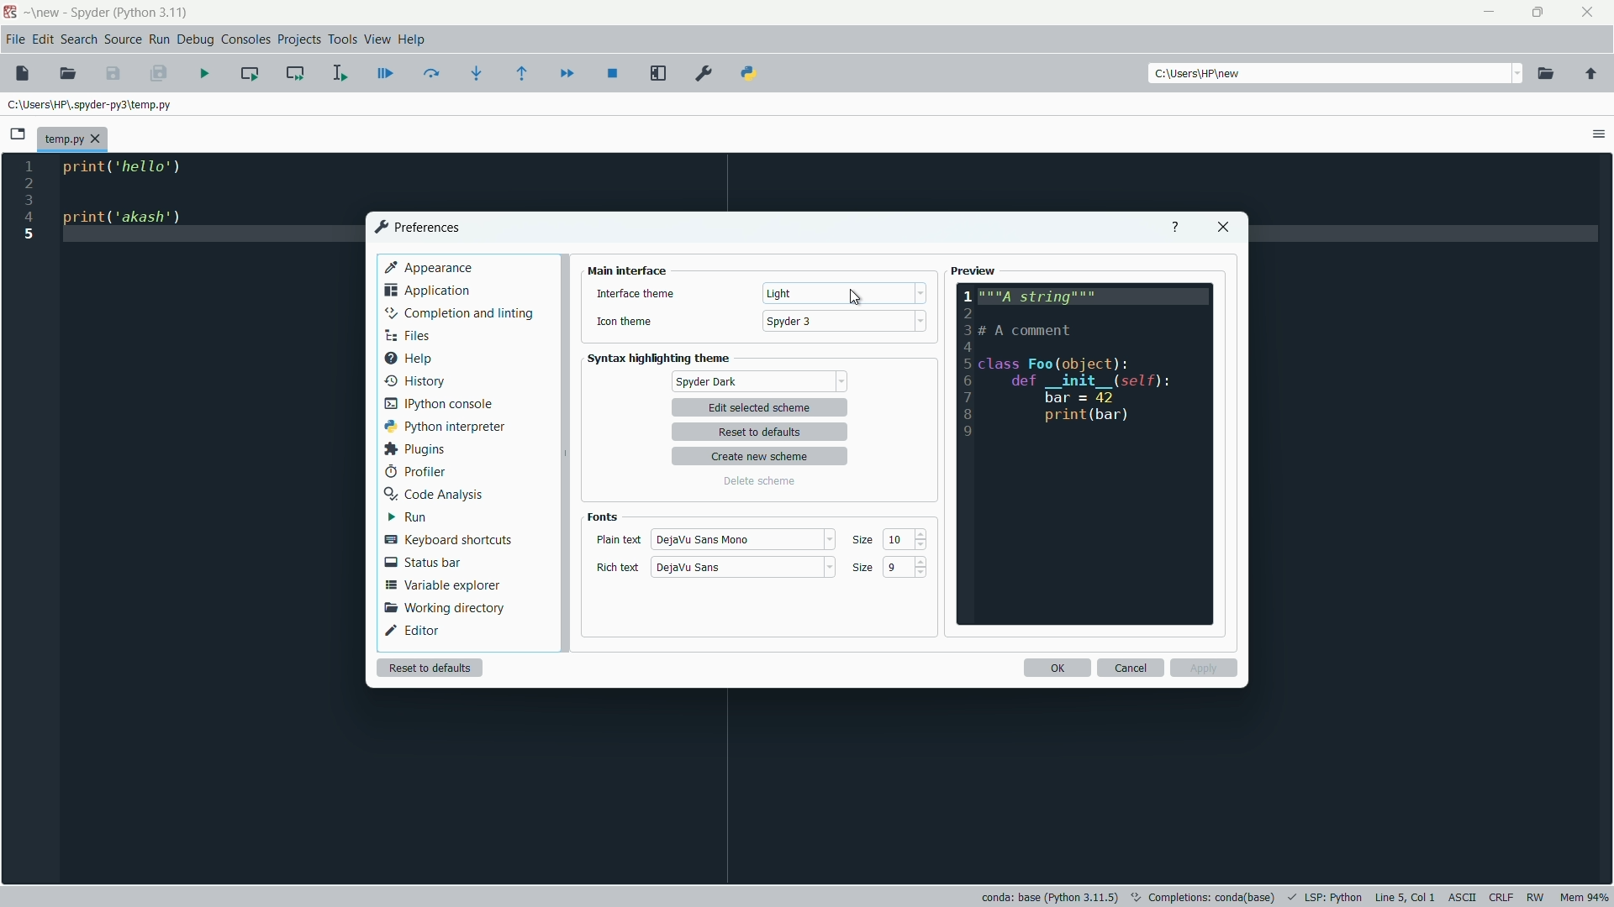 The height and width of the screenshot is (907, 1614). Describe the element at coordinates (161, 39) in the screenshot. I see `run menu` at that location.